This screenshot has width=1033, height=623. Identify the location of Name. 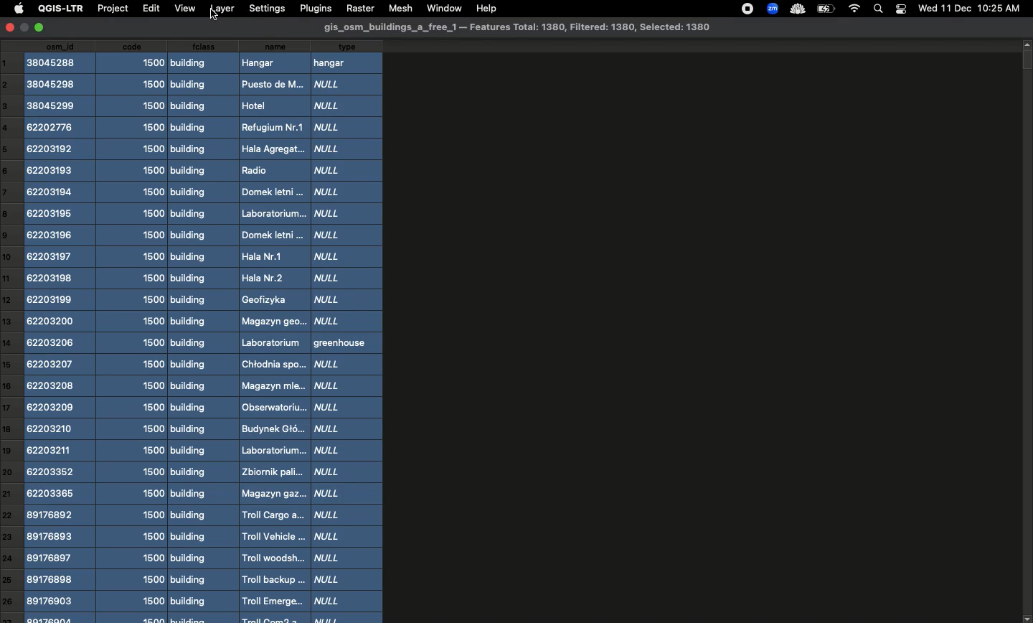
(272, 332).